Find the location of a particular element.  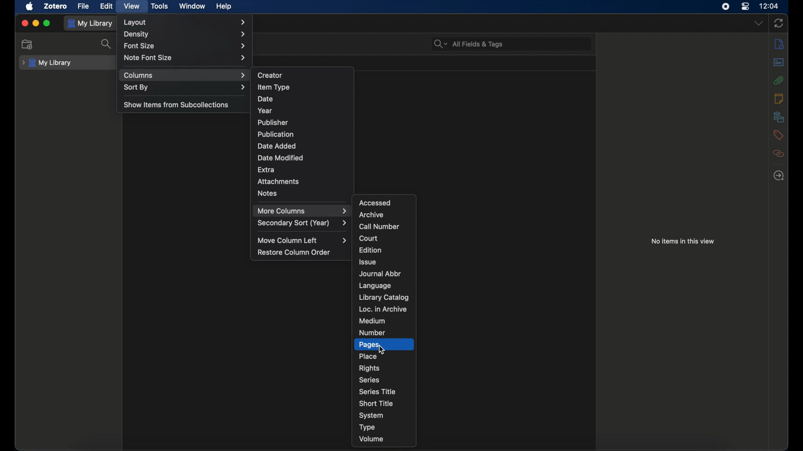

extra is located at coordinates (266, 169).